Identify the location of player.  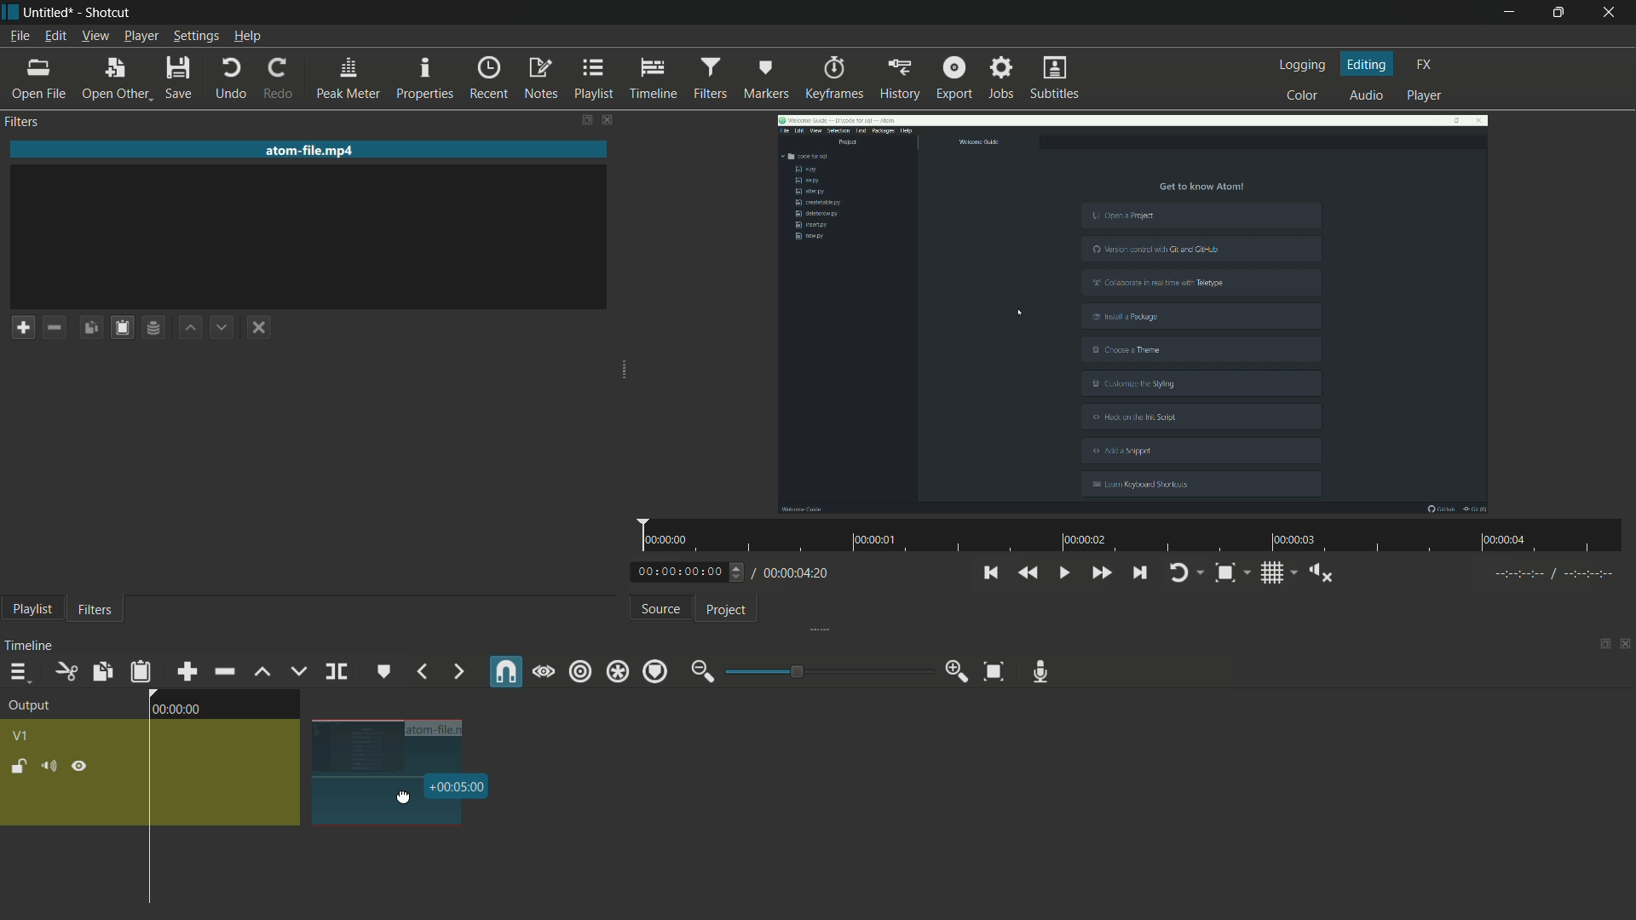
(1427, 96).